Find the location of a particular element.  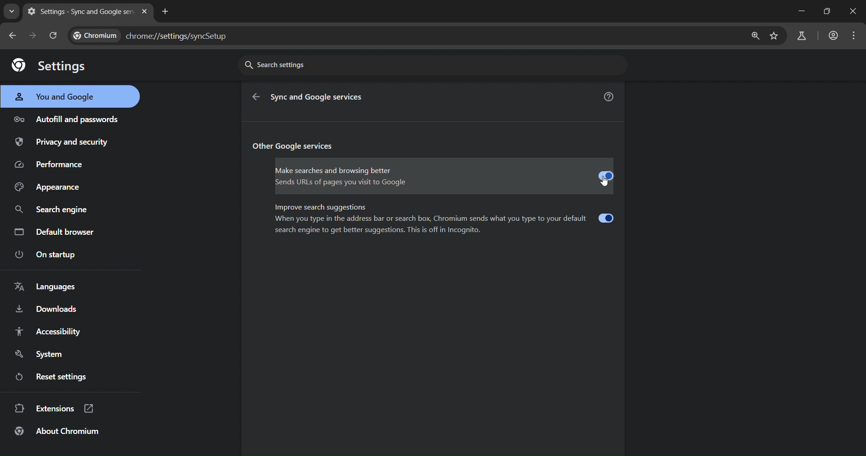

on startup is located at coordinates (53, 255).